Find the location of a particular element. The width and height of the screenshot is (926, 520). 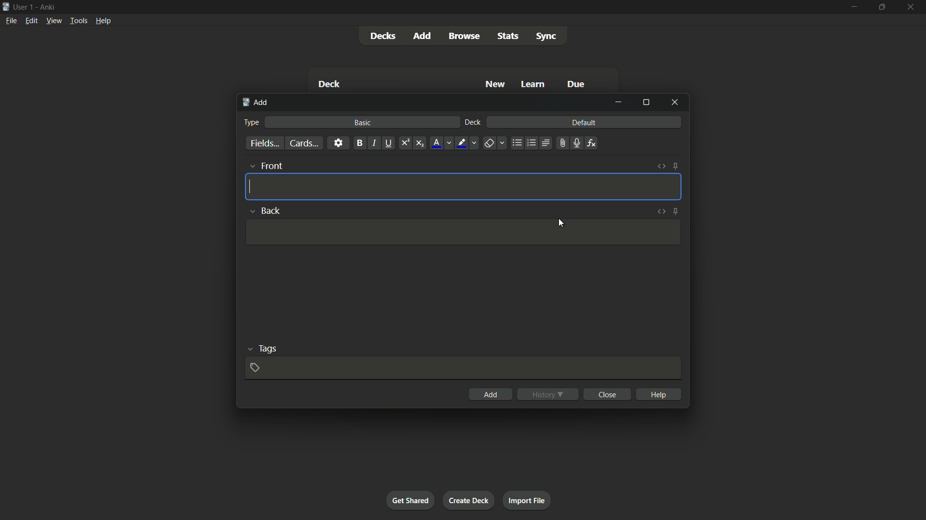

learn is located at coordinates (533, 84).